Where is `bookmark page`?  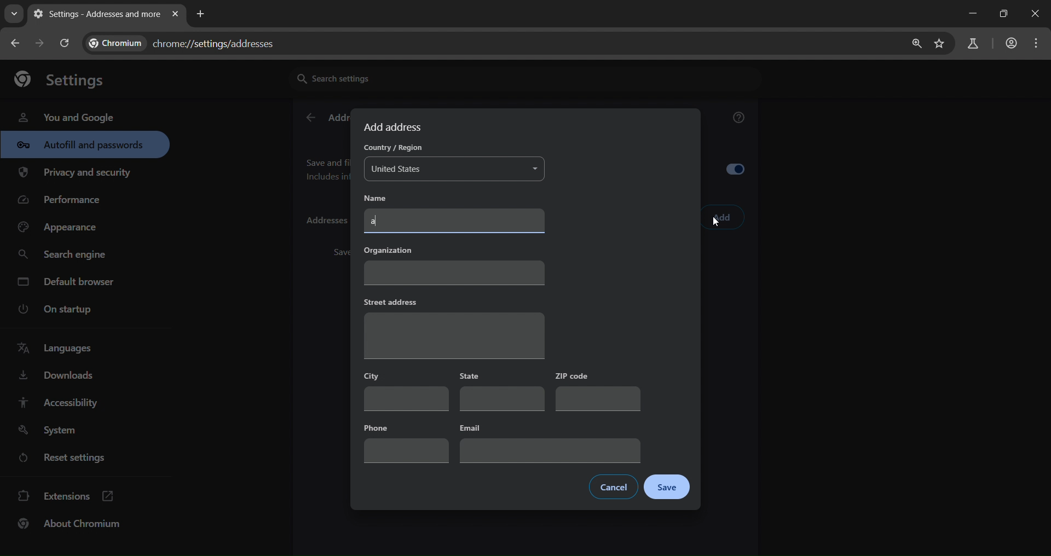 bookmark page is located at coordinates (940, 44).